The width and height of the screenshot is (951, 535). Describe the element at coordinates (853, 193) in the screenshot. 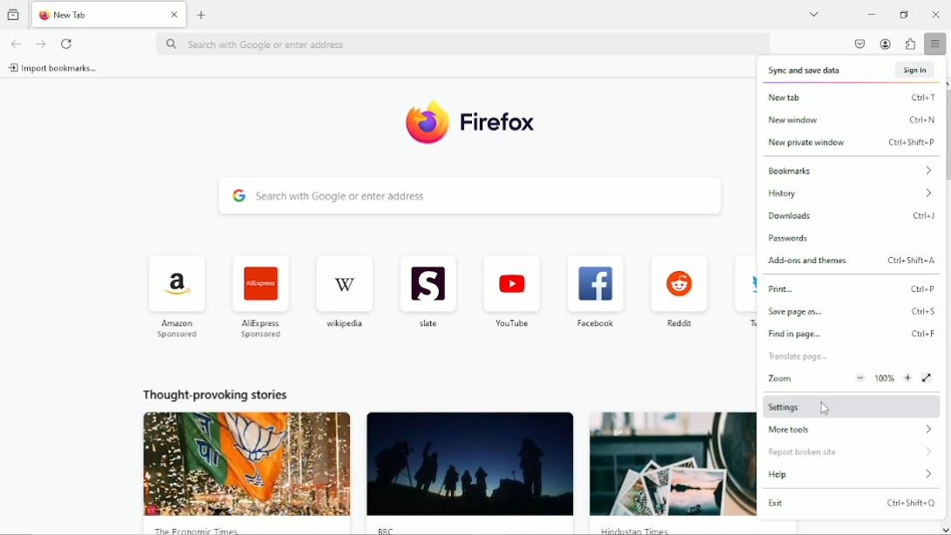

I see `history` at that location.